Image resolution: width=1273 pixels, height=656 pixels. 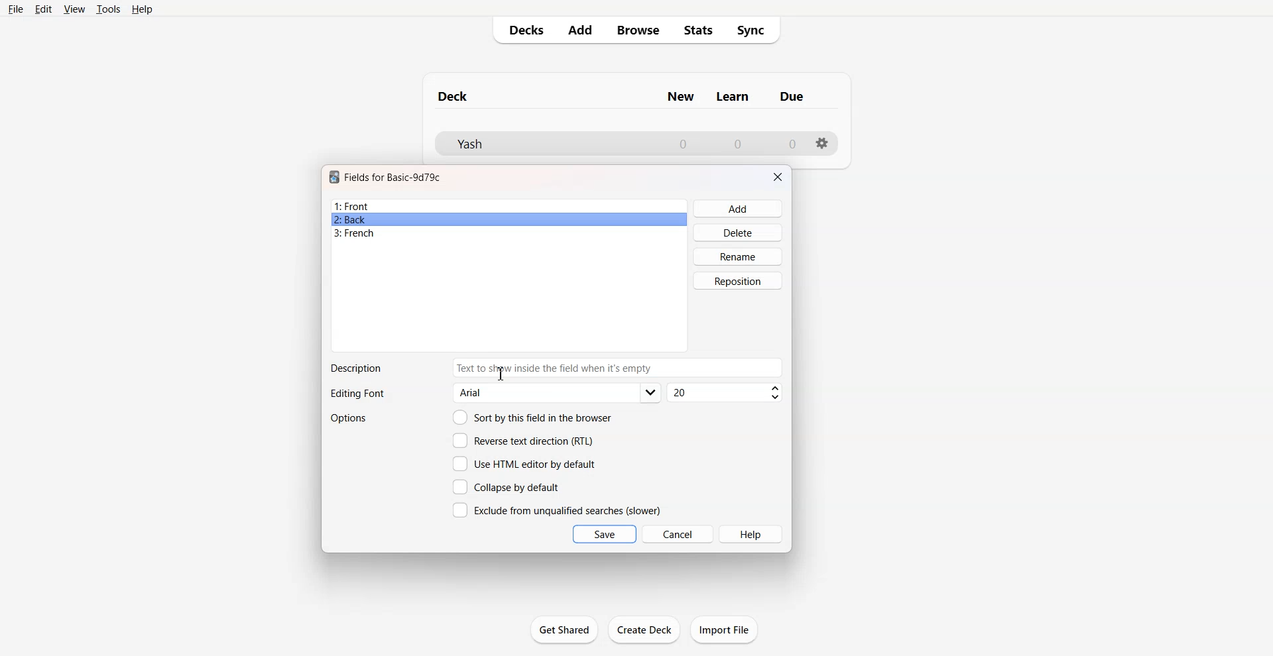 I want to click on Close, so click(x=778, y=177).